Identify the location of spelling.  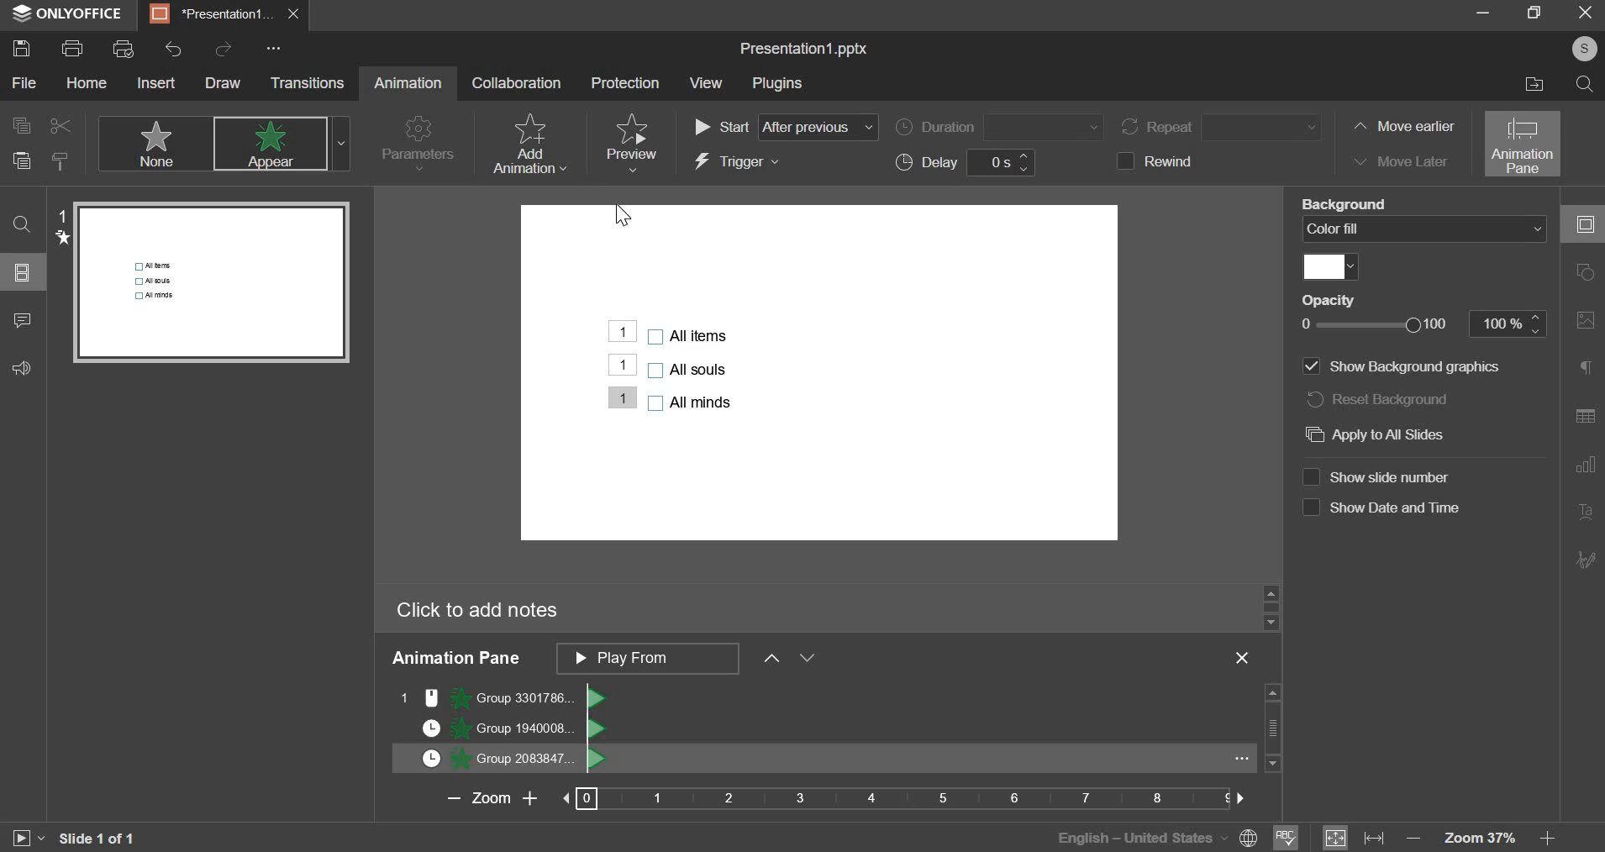
(1287, 835).